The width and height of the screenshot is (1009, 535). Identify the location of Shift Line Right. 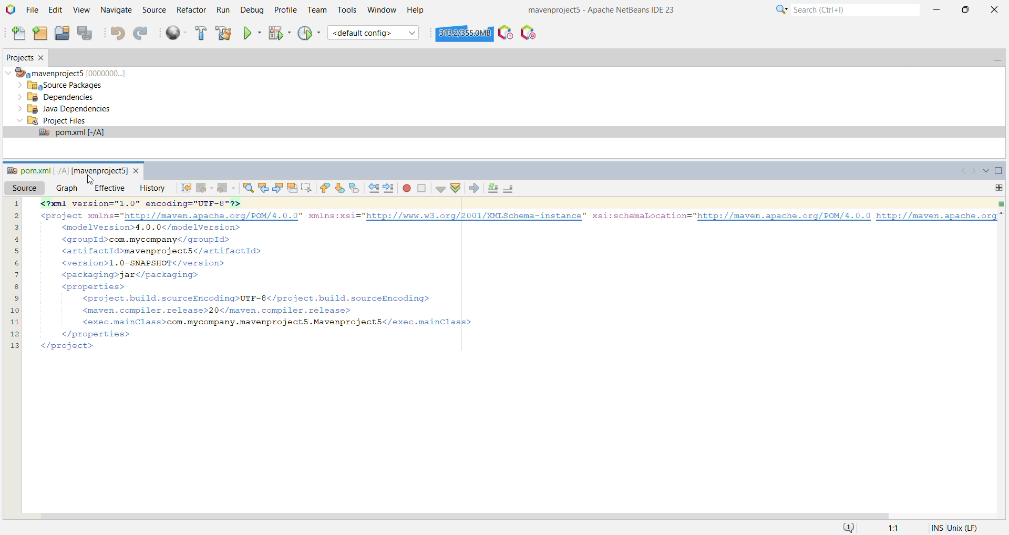
(388, 189).